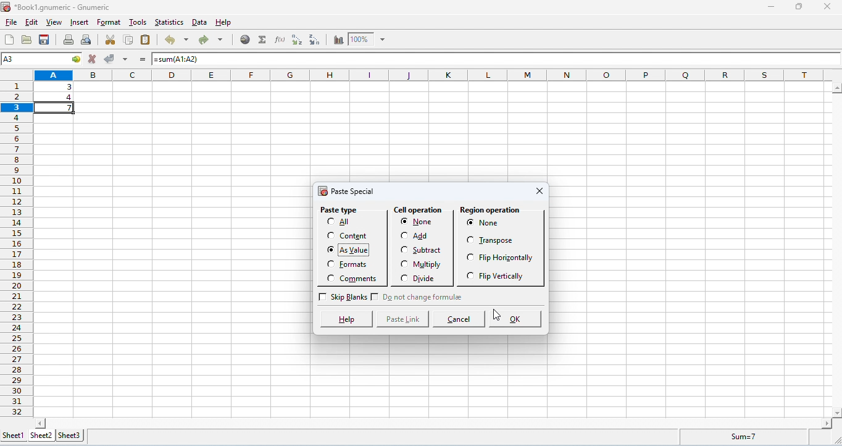 Image resolution: width=842 pixels, height=446 pixels. I want to click on file, so click(12, 22).